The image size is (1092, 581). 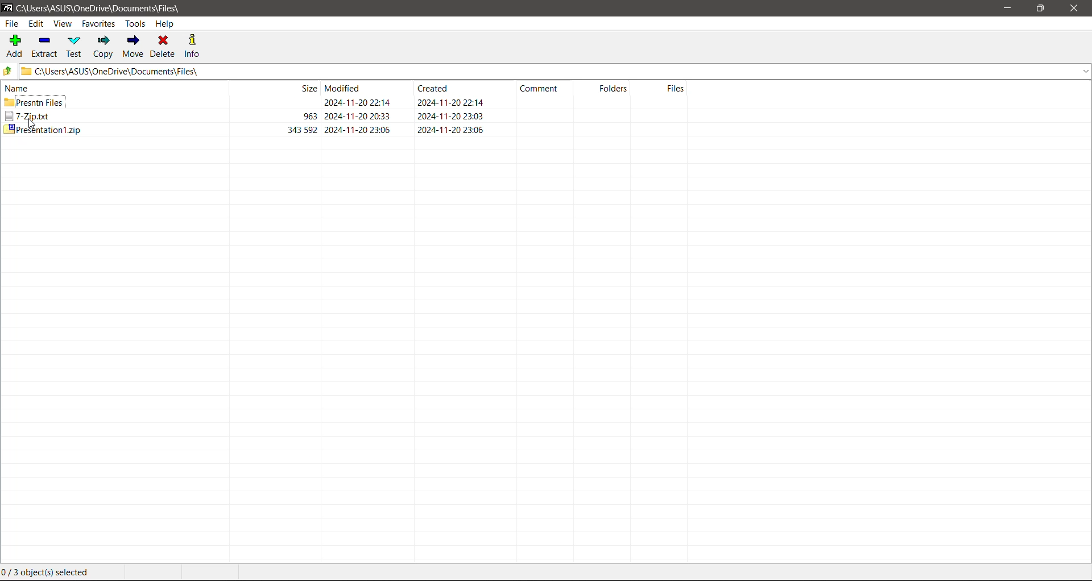 What do you see at coordinates (165, 23) in the screenshot?
I see `Help` at bounding box center [165, 23].